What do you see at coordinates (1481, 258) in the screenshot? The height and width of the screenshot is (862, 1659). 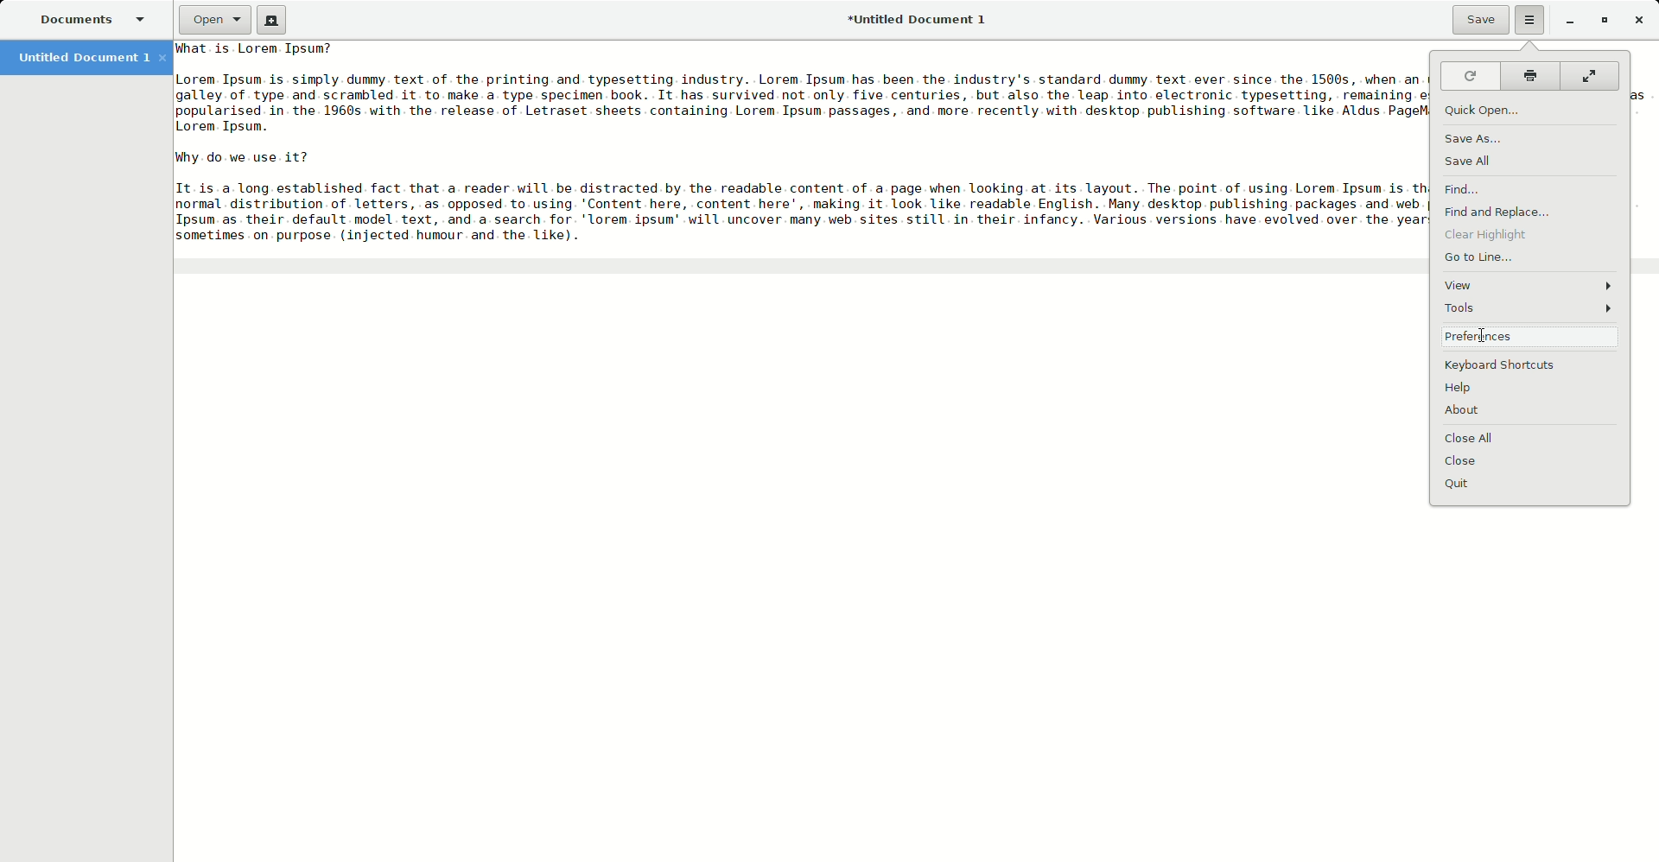 I see `Go to Line` at bounding box center [1481, 258].